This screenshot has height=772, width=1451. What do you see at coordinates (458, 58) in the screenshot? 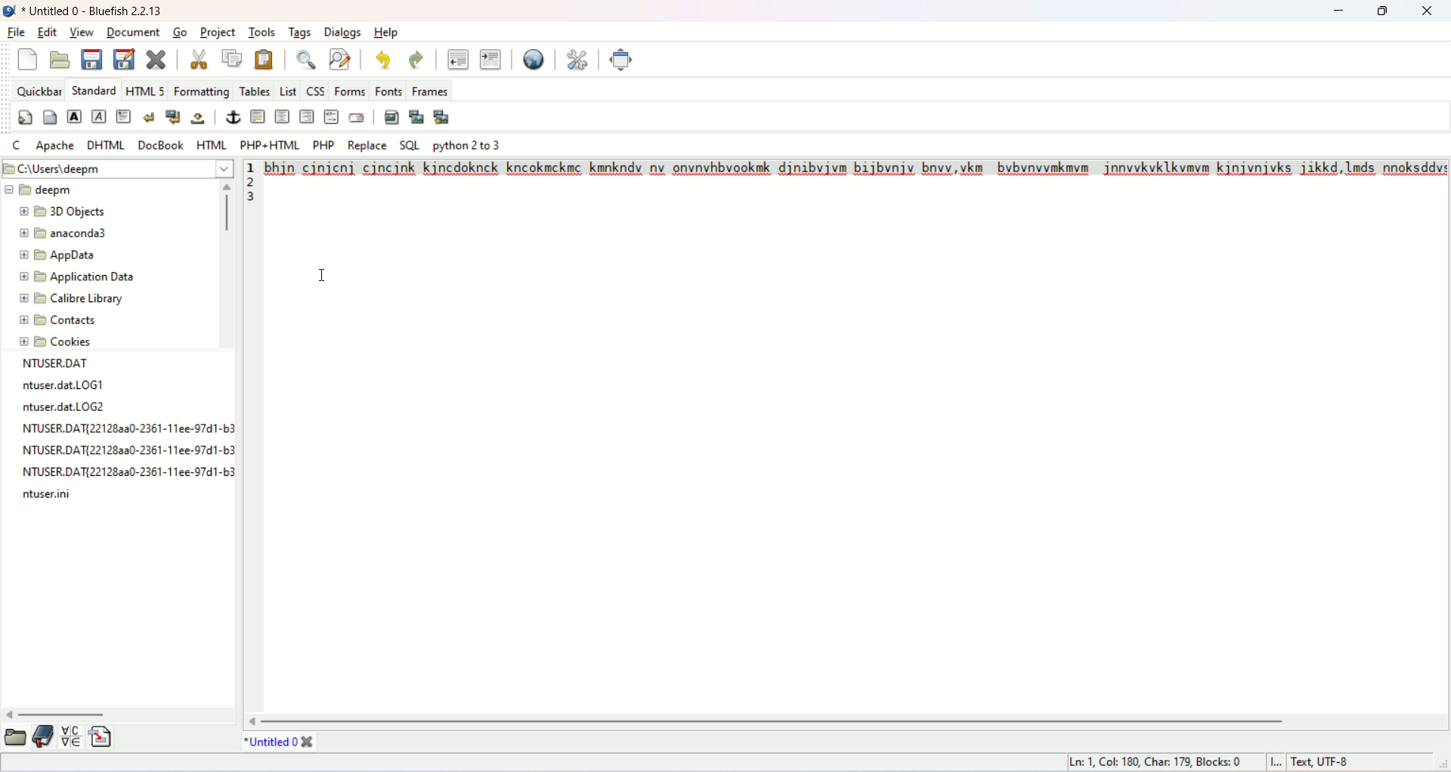
I see `unindent` at bounding box center [458, 58].